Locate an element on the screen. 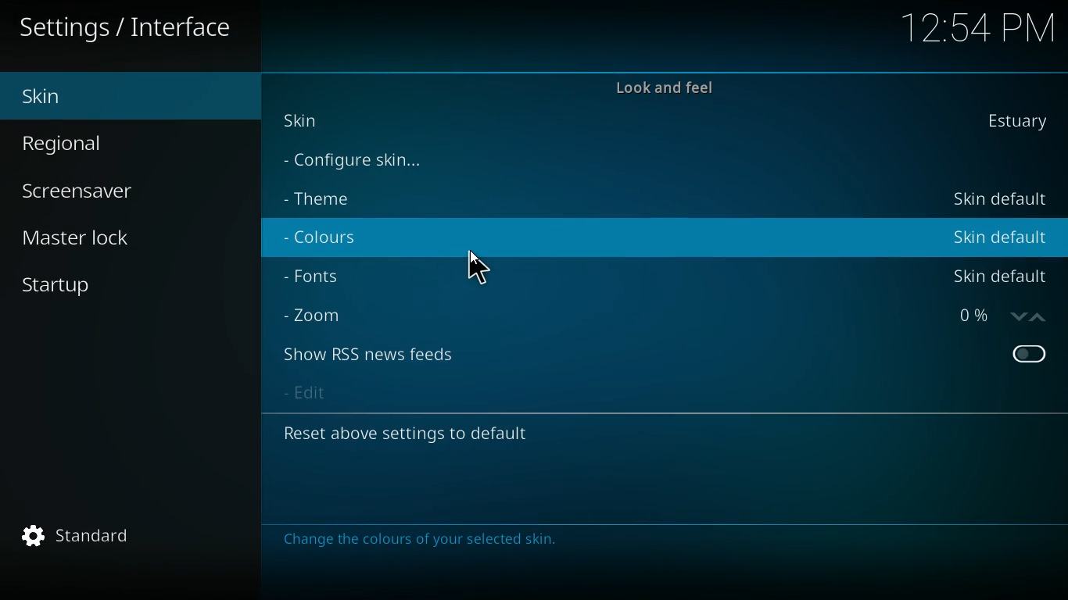 This screenshot has height=600, width=1068. look and feel is located at coordinates (668, 85).